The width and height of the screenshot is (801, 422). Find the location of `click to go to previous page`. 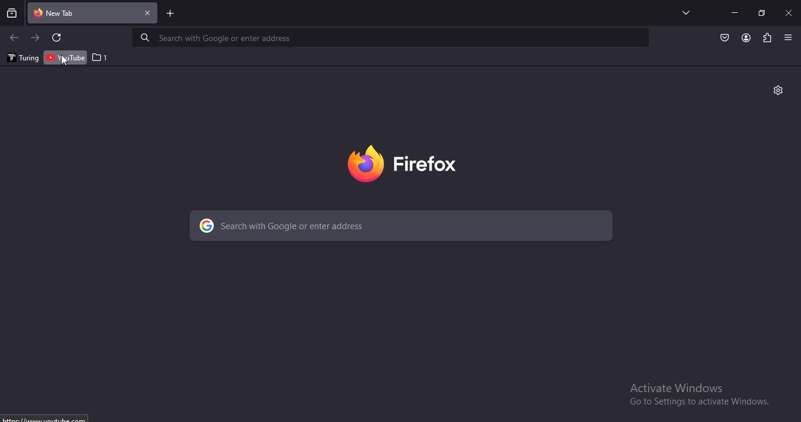

click to go to previous page is located at coordinates (14, 38).